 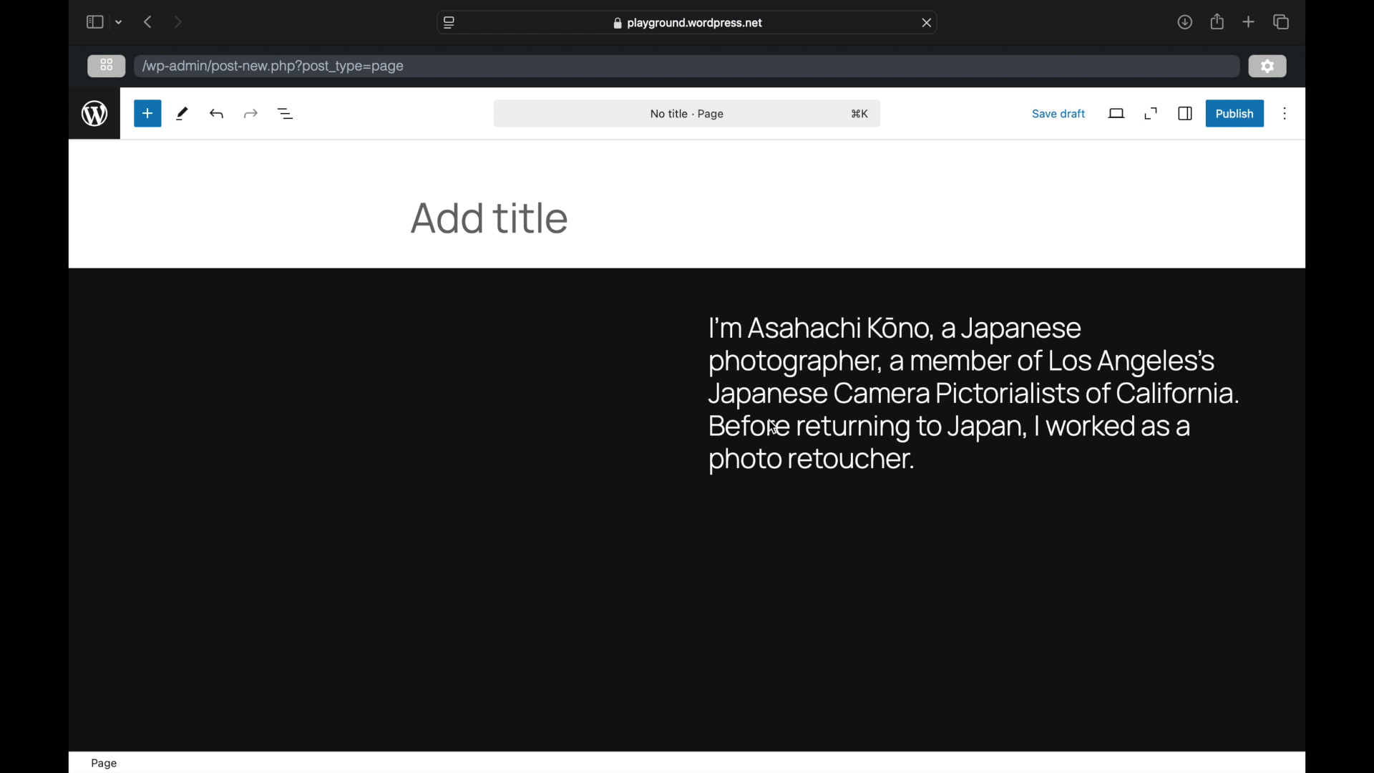 What do you see at coordinates (94, 113) in the screenshot?
I see `wordpress` at bounding box center [94, 113].